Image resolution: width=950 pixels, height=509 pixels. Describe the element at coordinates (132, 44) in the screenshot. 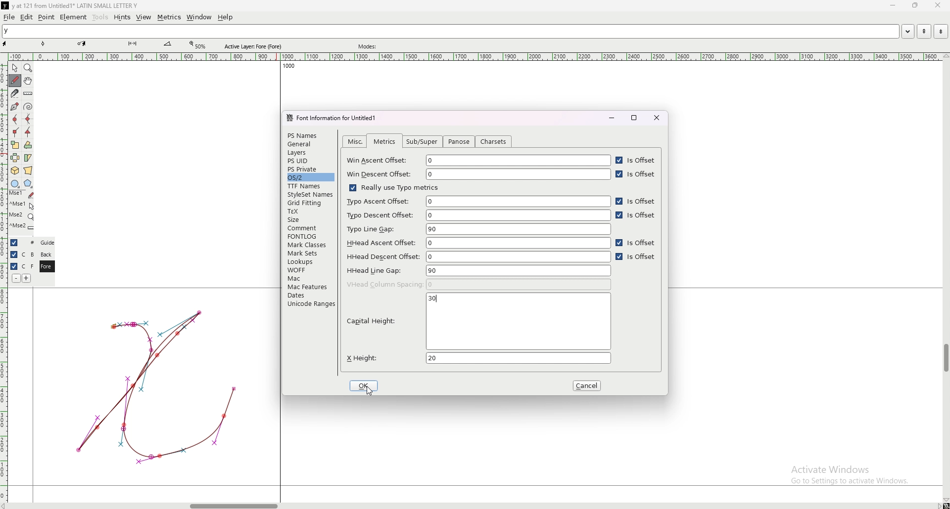

I see `knife tool` at that location.